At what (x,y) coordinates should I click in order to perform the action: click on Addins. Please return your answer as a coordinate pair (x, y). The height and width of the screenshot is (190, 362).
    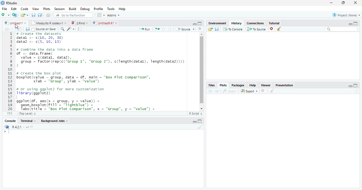
    Looking at the image, I should click on (113, 15).